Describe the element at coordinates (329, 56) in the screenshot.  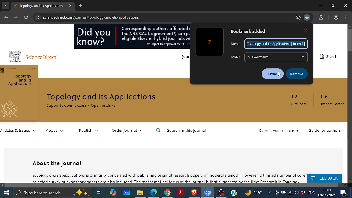
I see `sign in` at that location.